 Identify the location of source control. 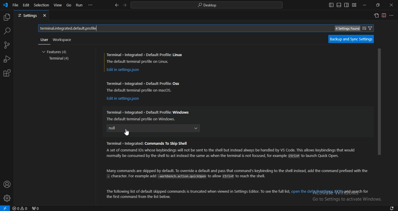
(7, 46).